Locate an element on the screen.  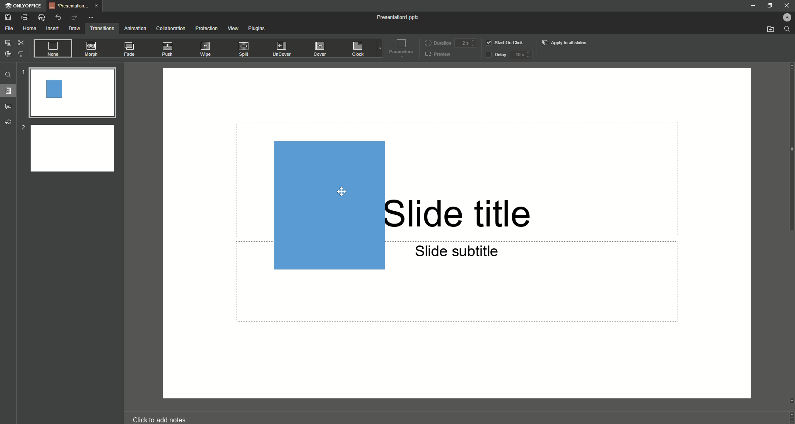
Push is located at coordinates (167, 48).